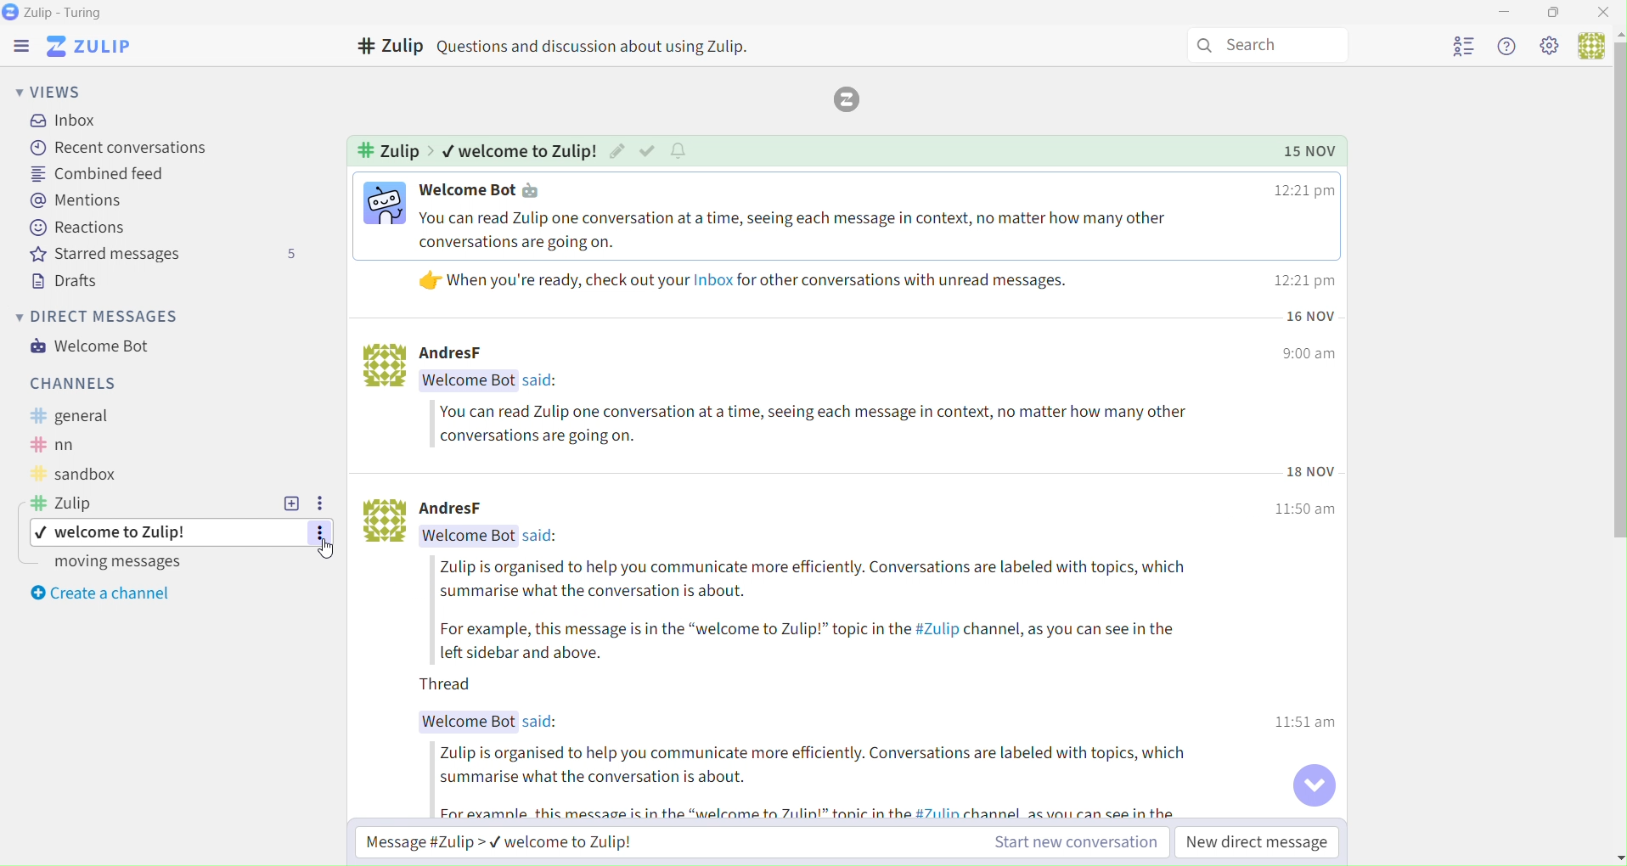  Describe the element at coordinates (1556, 13) in the screenshot. I see `Box` at that location.